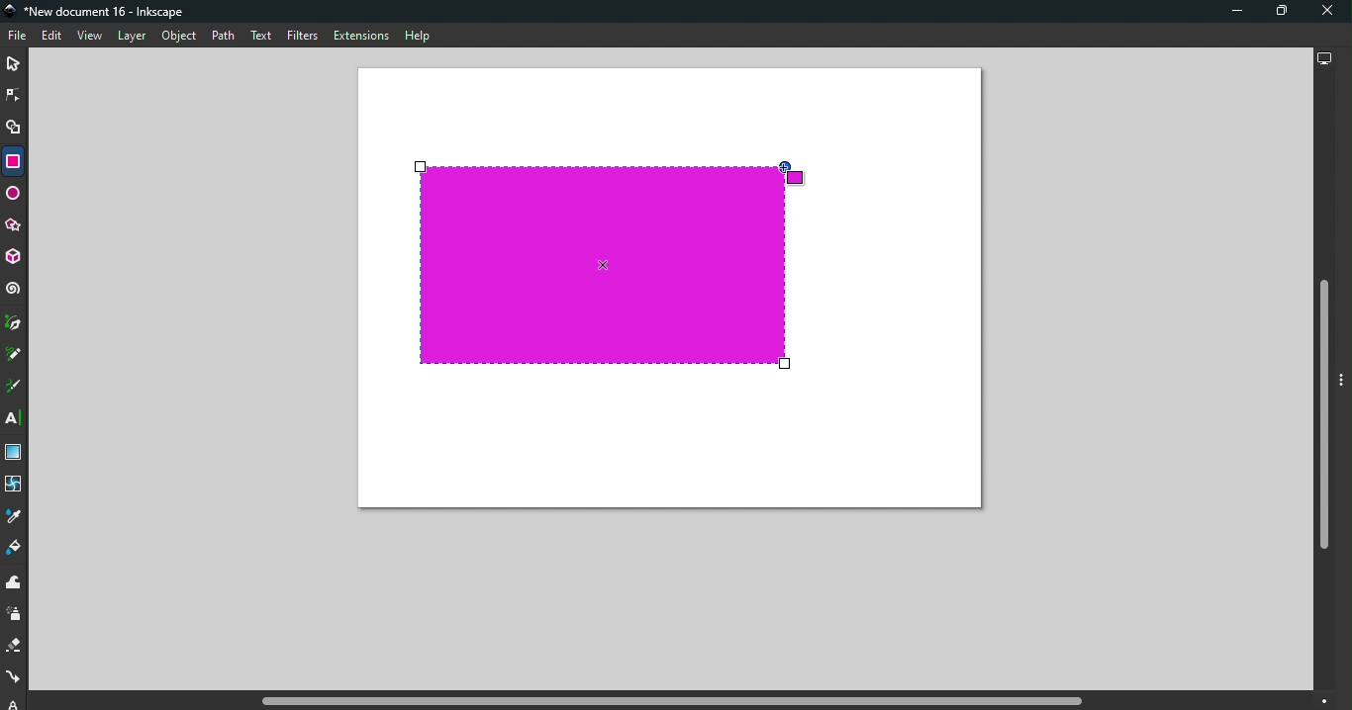 This screenshot has width=1352, height=710. I want to click on Paint bucket tool, so click(15, 550).